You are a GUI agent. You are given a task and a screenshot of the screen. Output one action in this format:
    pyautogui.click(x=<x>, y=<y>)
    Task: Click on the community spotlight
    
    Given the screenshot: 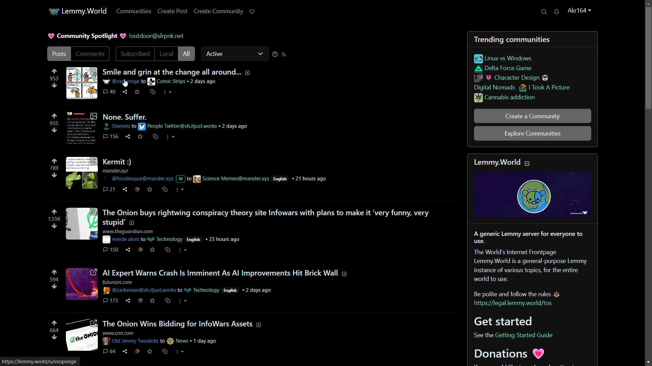 What is the action you would take?
    pyautogui.click(x=87, y=36)
    